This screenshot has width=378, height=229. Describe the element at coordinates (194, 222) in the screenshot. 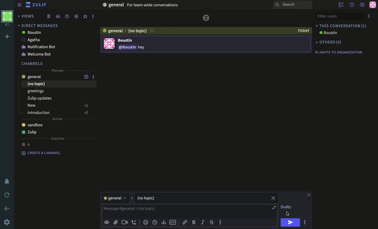

I see `bold` at that location.